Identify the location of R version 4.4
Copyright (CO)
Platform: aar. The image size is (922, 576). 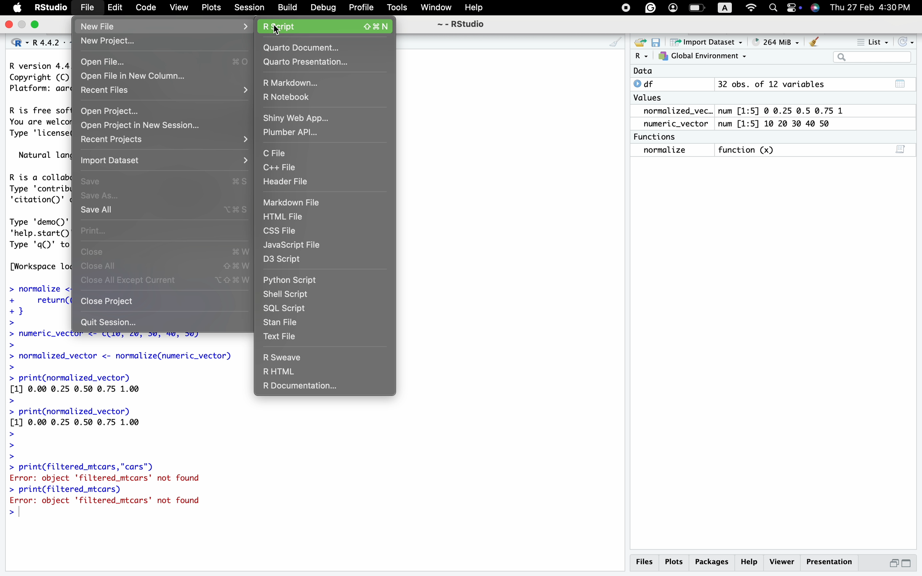
(39, 78).